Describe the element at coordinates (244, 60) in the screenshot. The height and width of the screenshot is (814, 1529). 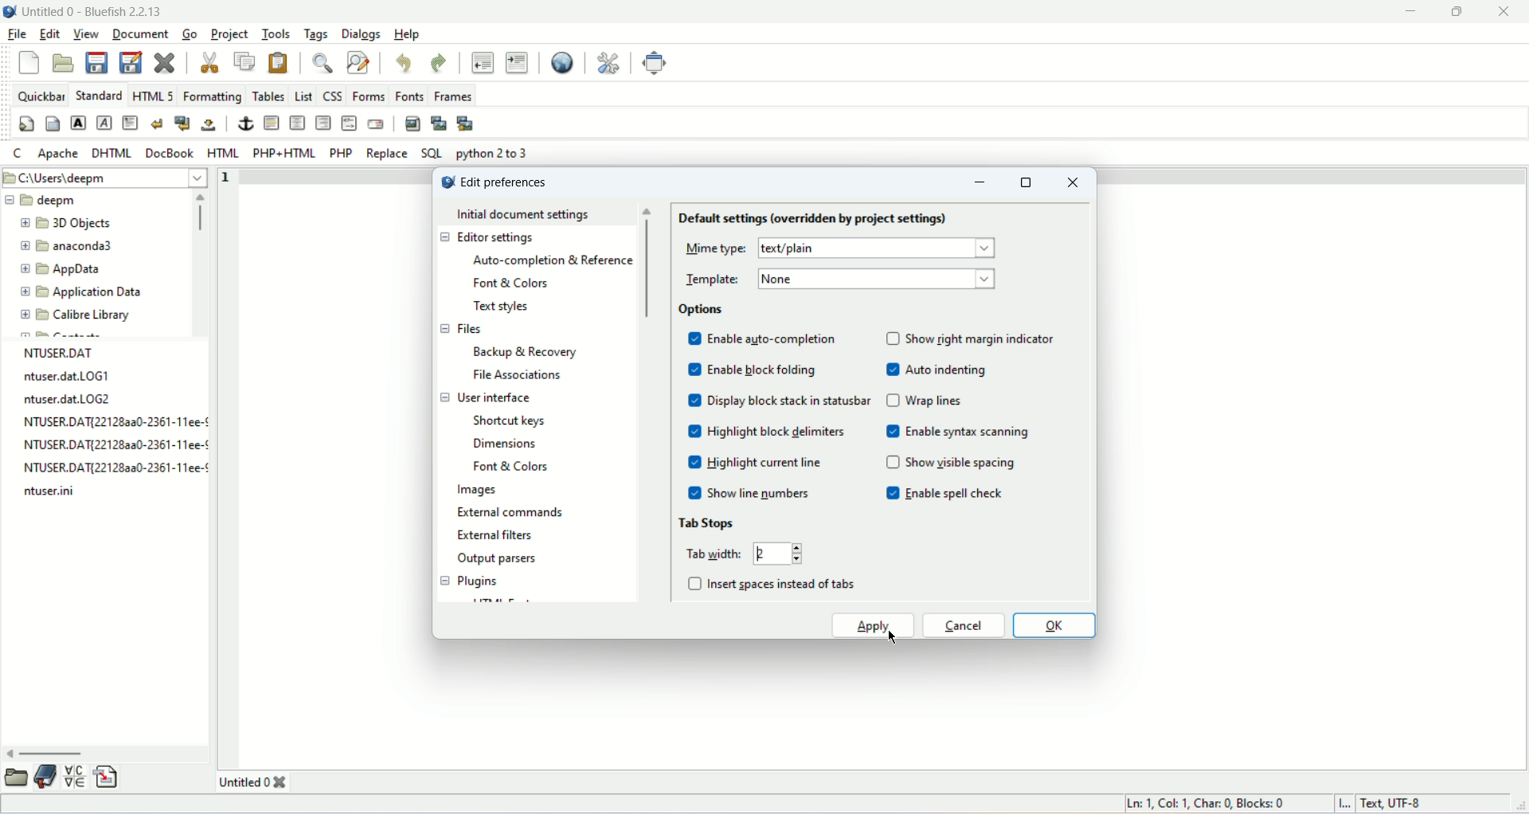
I see `copy` at that location.